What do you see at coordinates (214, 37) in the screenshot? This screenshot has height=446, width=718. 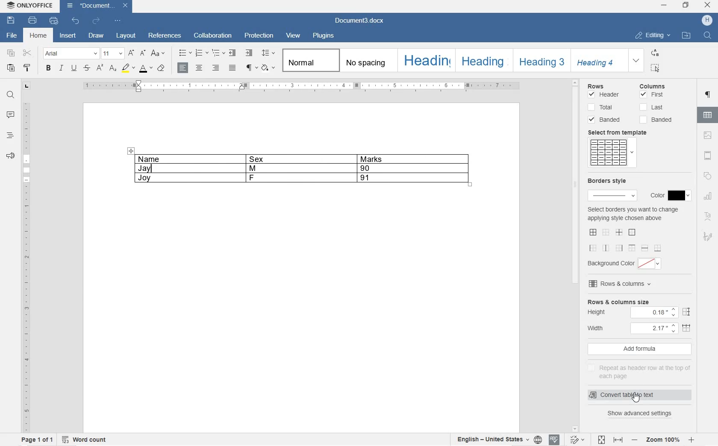 I see `COLLABORATION` at bounding box center [214, 37].